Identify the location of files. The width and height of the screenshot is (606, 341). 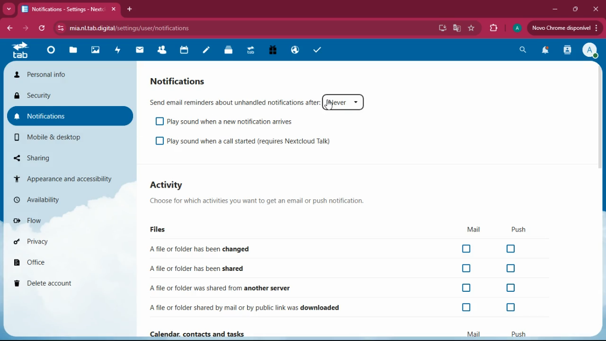
(171, 229).